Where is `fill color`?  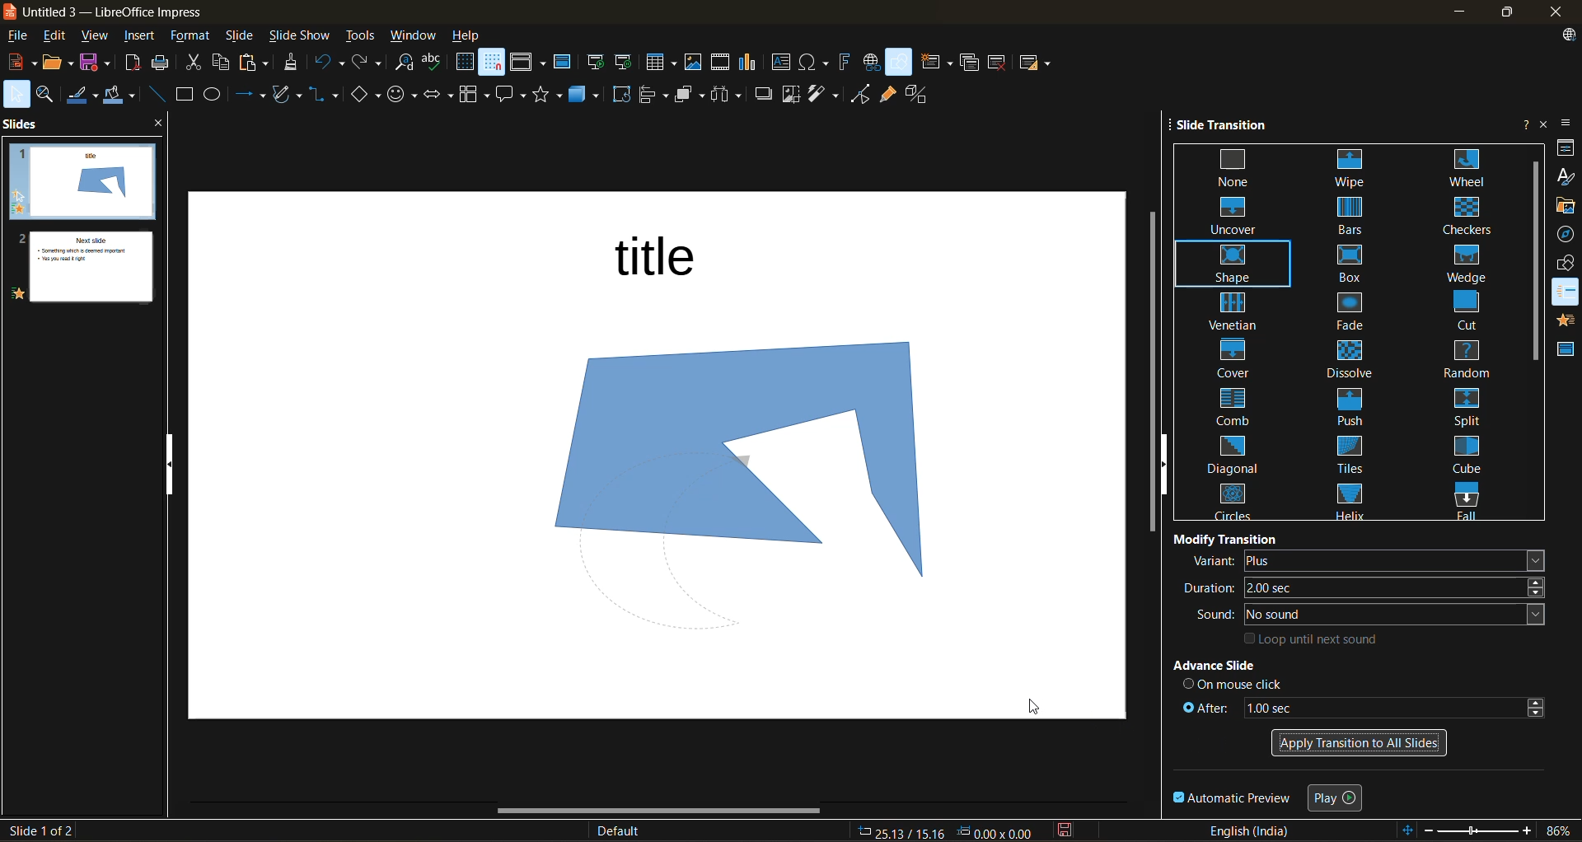
fill color is located at coordinates (123, 97).